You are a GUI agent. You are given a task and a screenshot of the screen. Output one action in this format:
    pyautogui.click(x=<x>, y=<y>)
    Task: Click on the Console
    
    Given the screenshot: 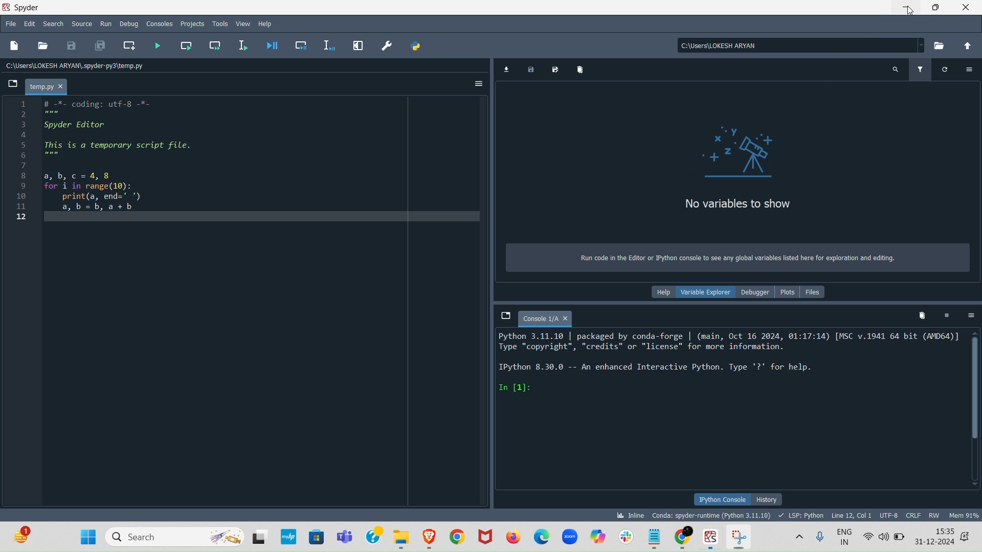 What is the action you would take?
    pyautogui.click(x=544, y=316)
    